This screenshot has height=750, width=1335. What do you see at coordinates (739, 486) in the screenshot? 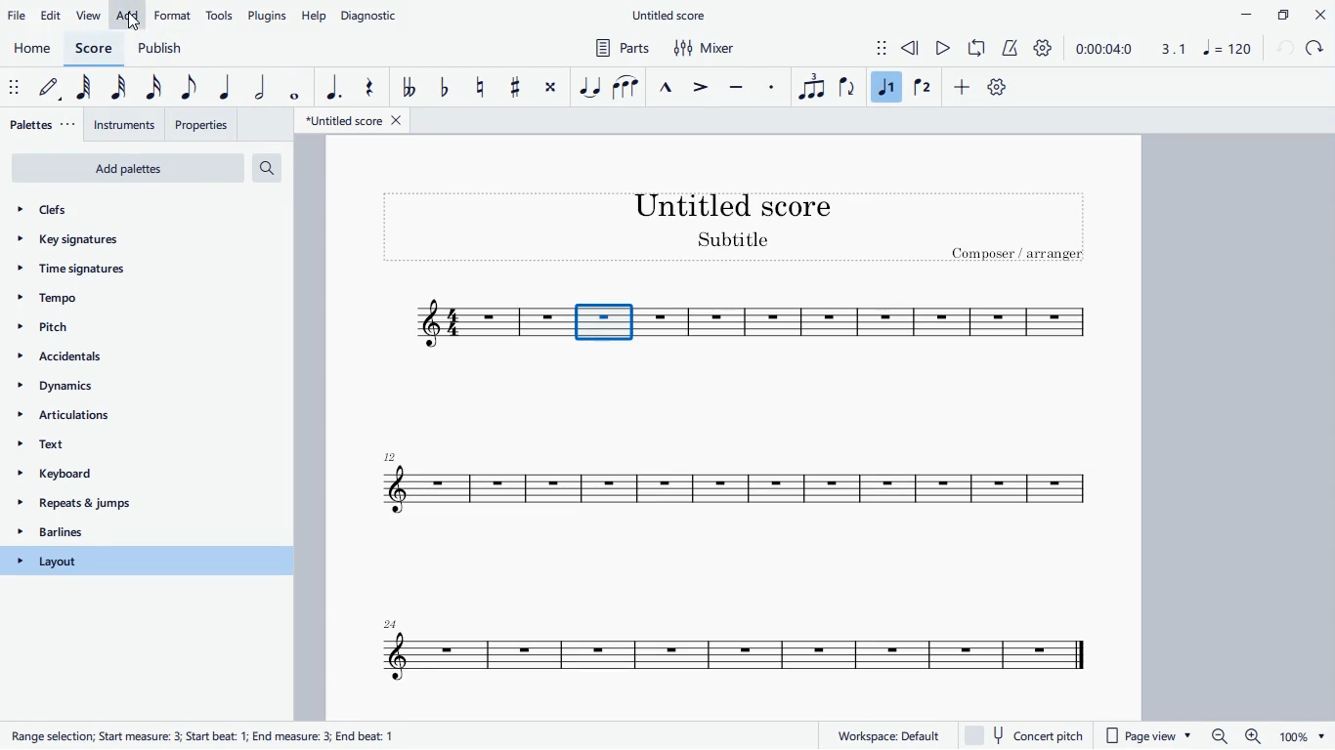
I see `score` at bounding box center [739, 486].